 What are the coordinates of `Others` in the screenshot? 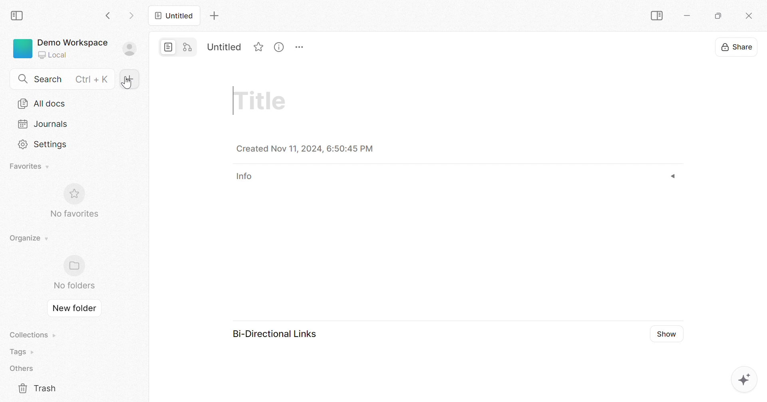 It's located at (23, 368).